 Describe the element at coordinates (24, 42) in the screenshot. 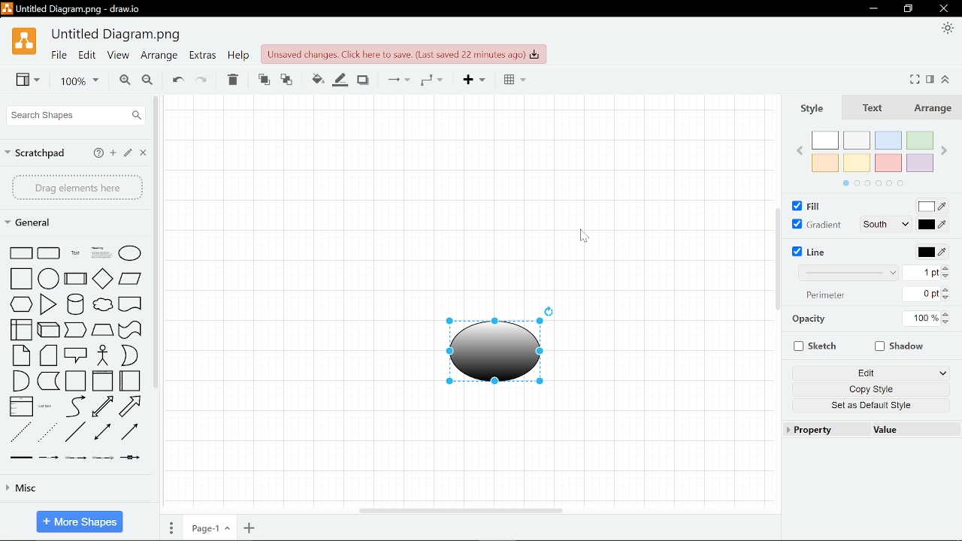

I see `Draw.io logo` at that location.